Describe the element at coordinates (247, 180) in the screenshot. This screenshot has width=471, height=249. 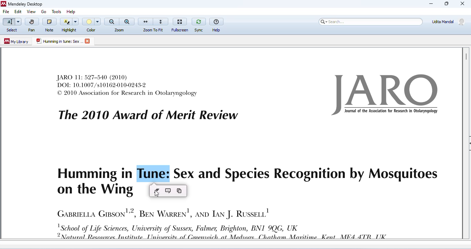
I see `Humming in Tune; Sex and Species Recognition by Mosquitoes on the Wing` at that location.